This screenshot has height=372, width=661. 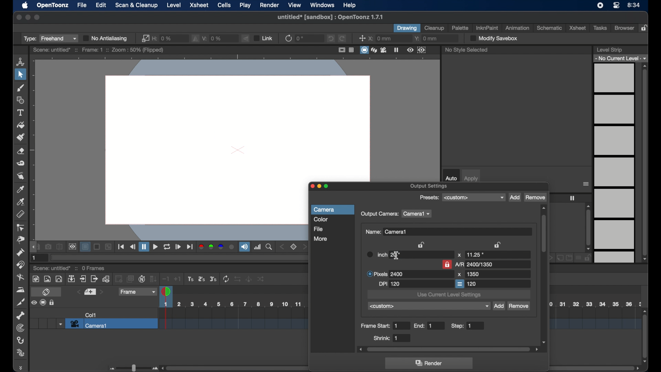 What do you see at coordinates (60, 324) in the screenshot?
I see `dropdown` at bounding box center [60, 324].